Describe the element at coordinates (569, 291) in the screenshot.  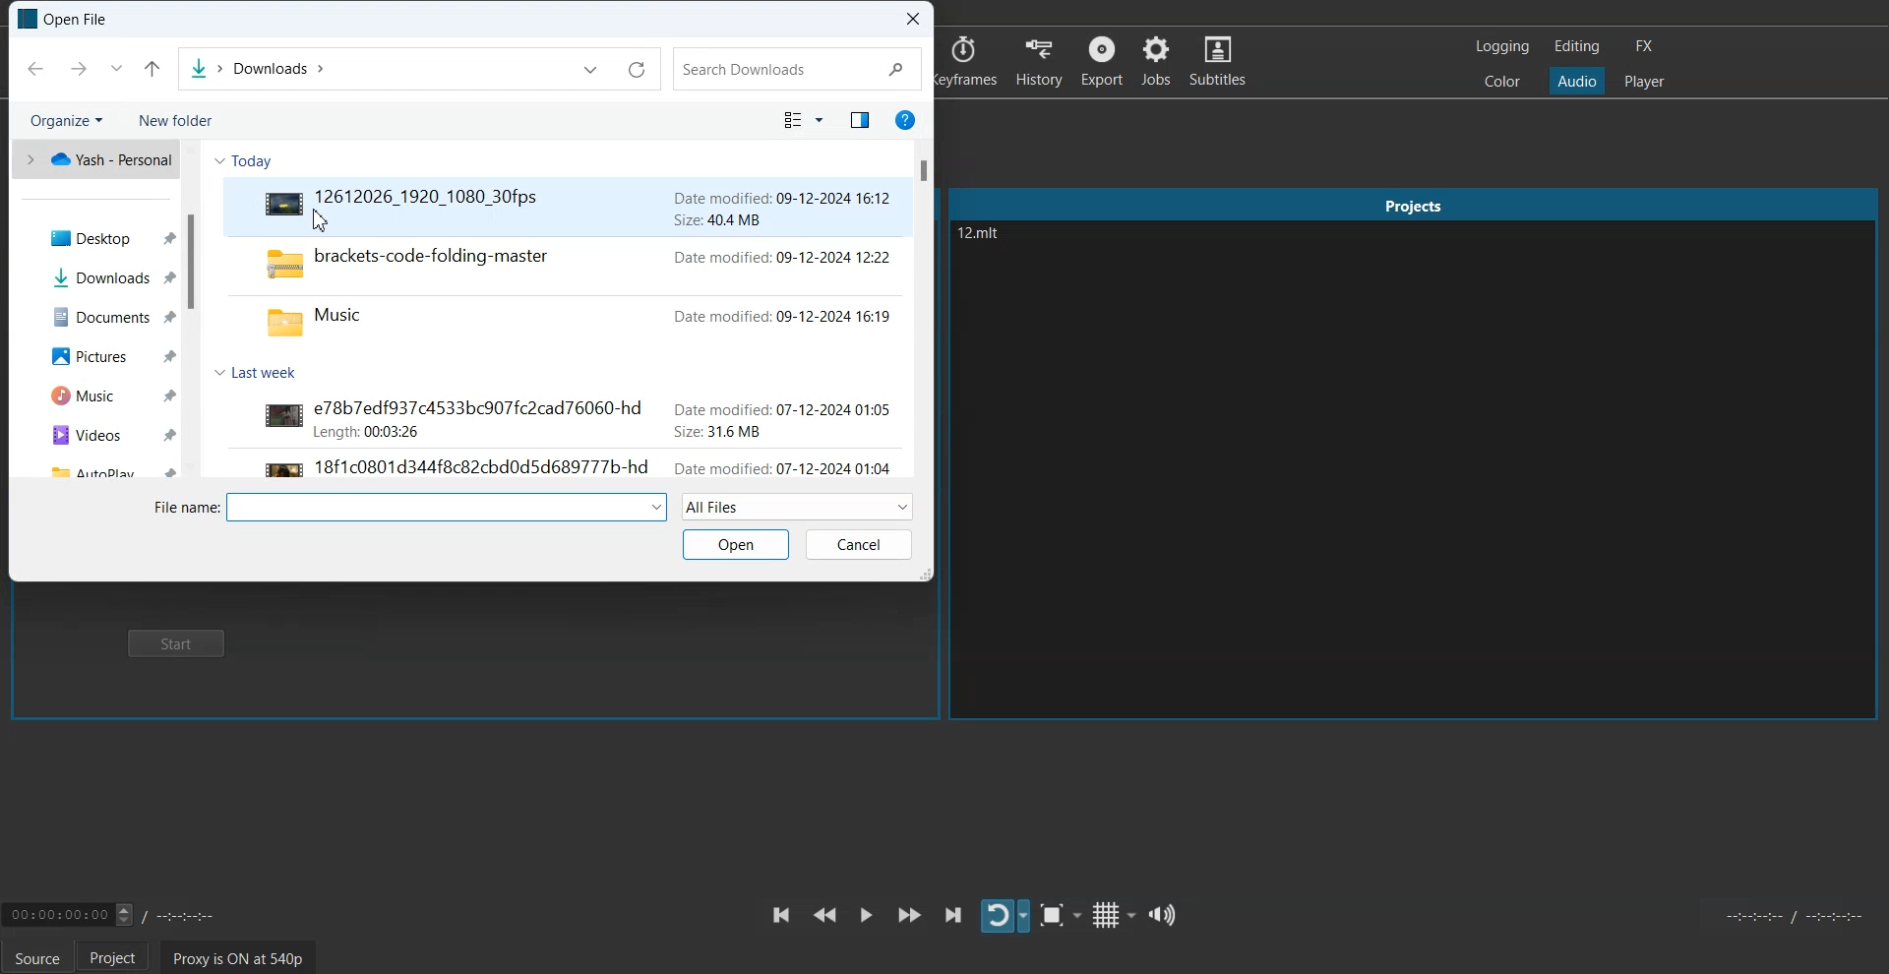
I see `Files` at that location.